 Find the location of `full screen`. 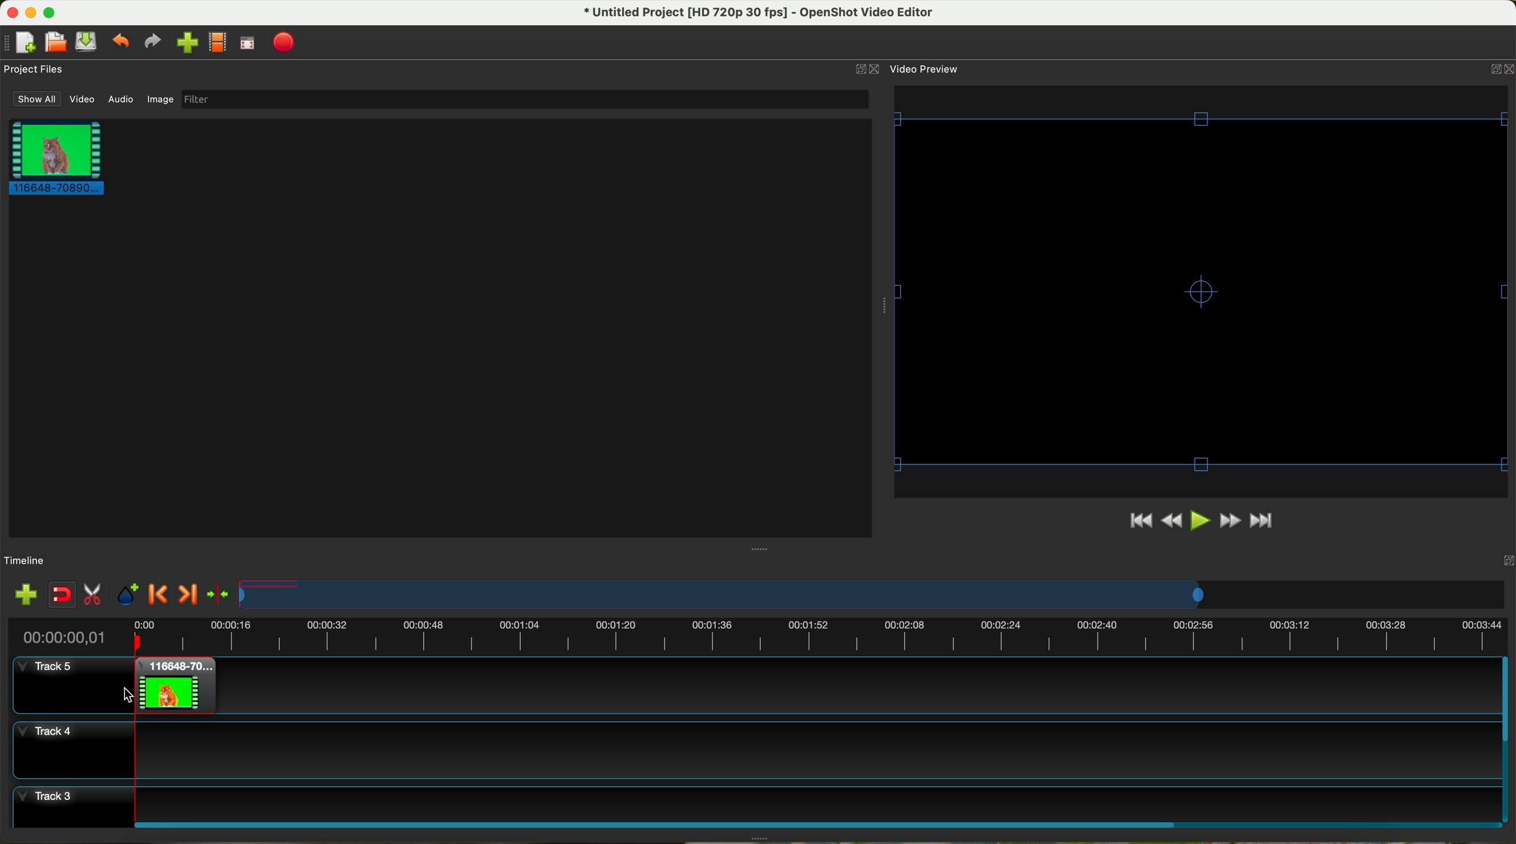

full screen is located at coordinates (247, 43).